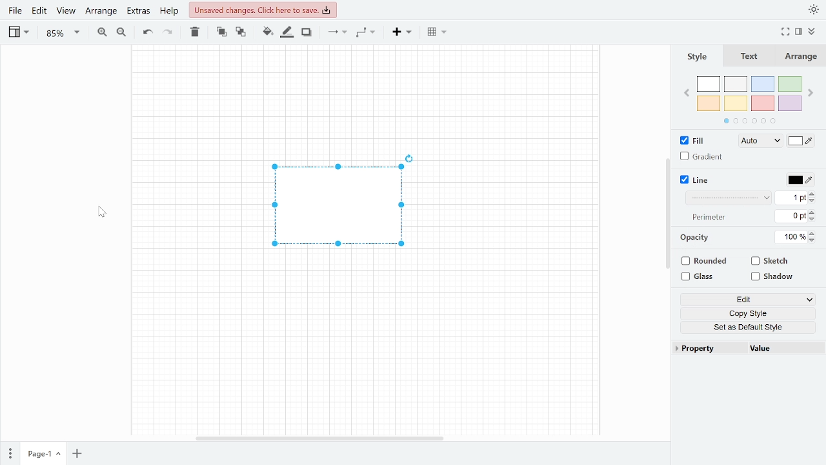 The height and width of the screenshot is (465, 826). I want to click on Glass, so click(703, 277).